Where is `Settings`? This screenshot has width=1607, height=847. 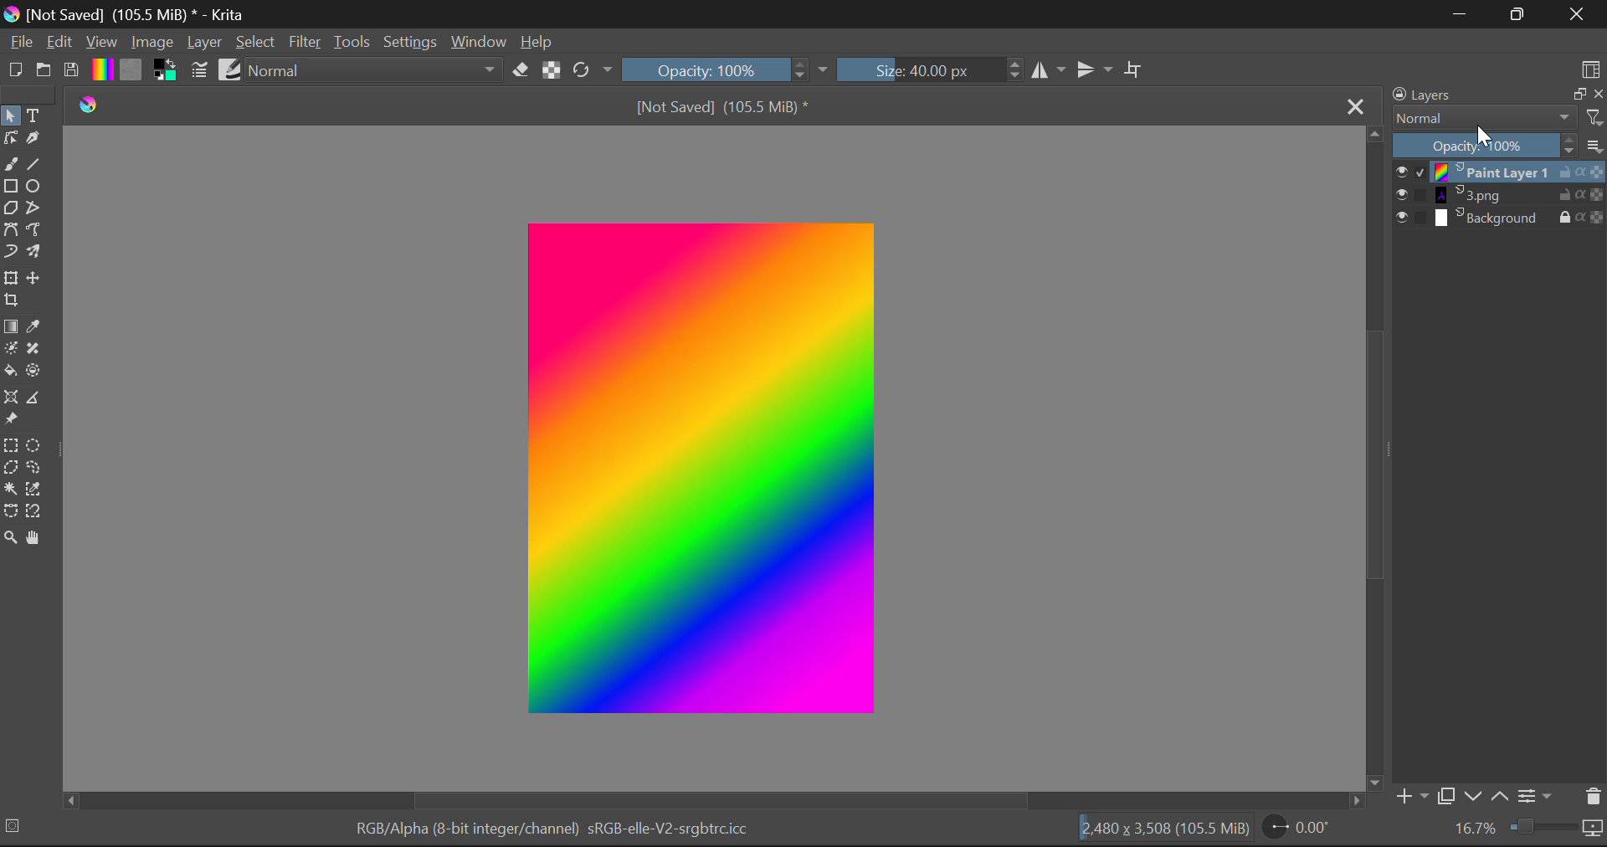
Settings is located at coordinates (1538, 798).